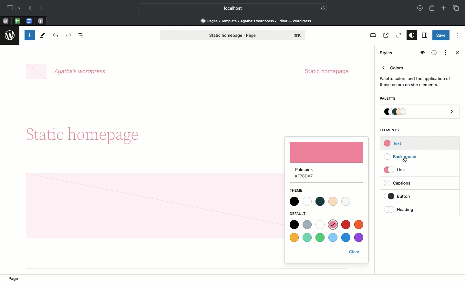 The image size is (465, 282). What do you see at coordinates (420, 9) in the screenshot?
I see `Downloads` at bounding box center [420, 9].